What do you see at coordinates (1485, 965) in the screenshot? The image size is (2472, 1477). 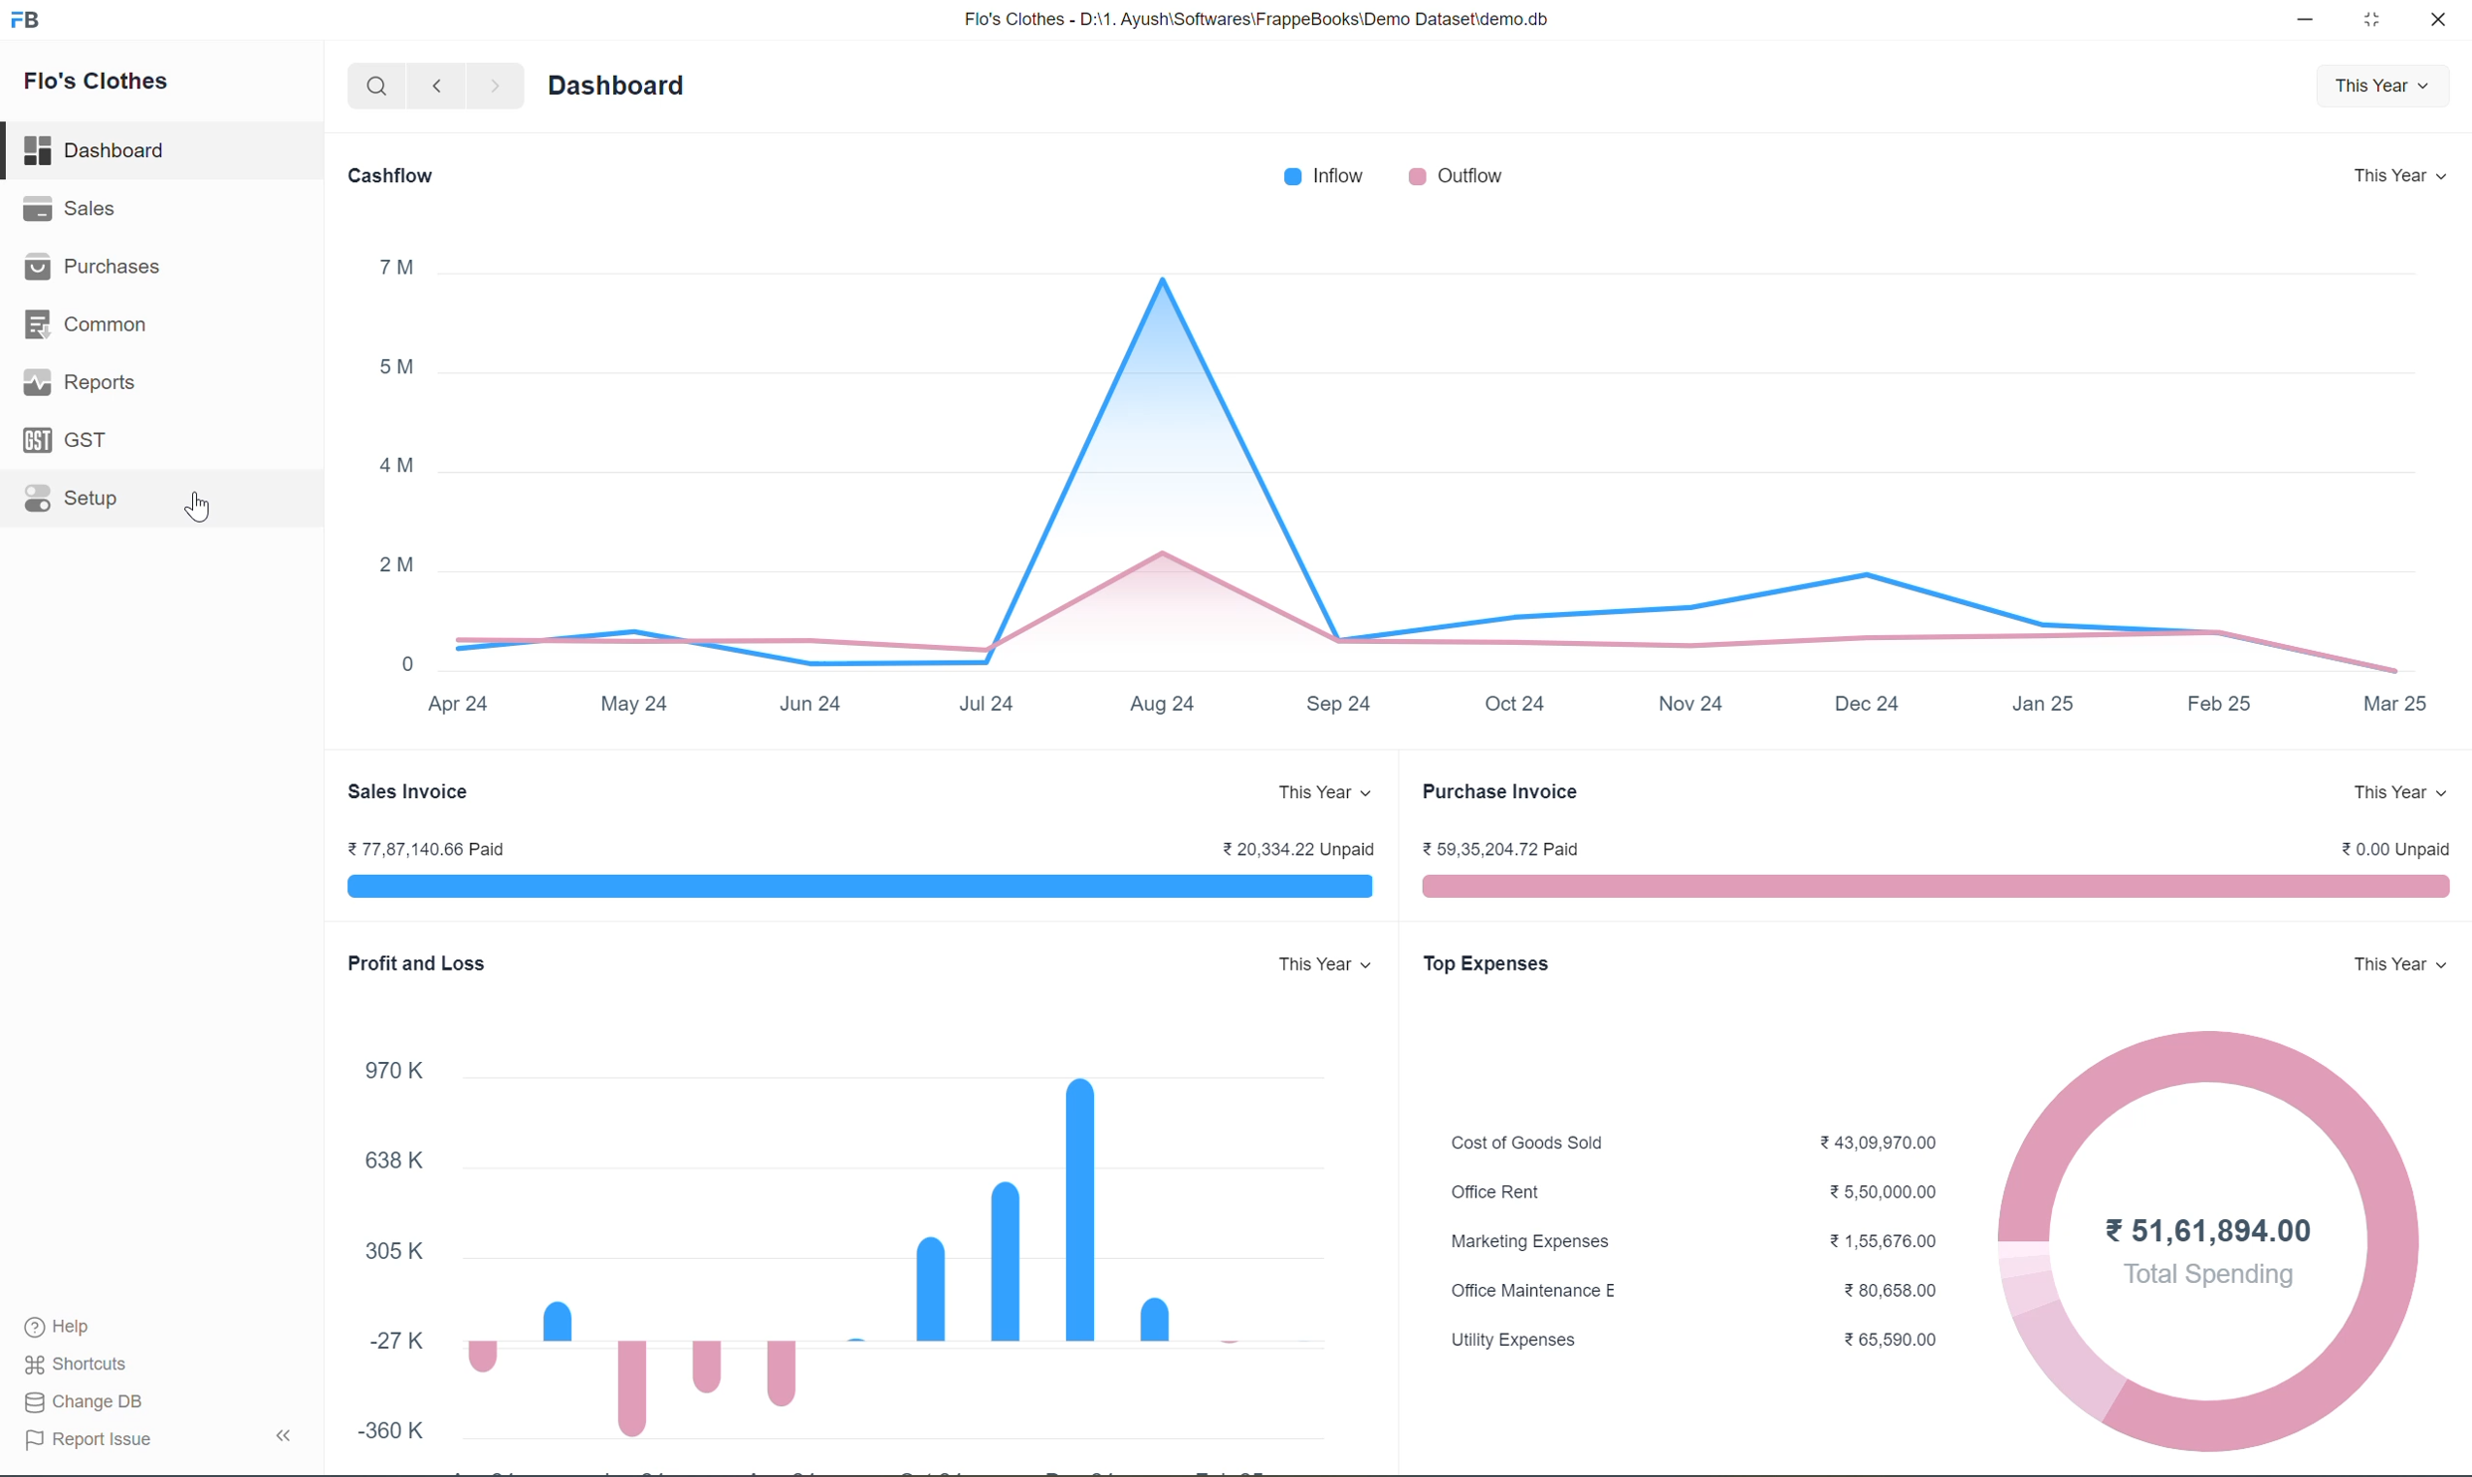 I see `Top Expenses` at bounding box center [1485, 965].